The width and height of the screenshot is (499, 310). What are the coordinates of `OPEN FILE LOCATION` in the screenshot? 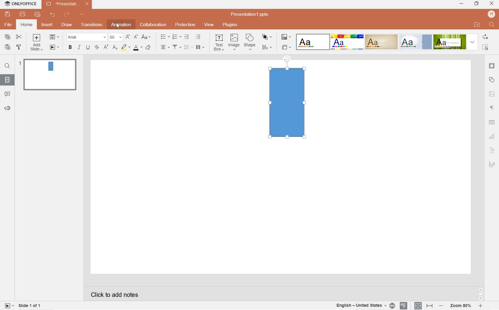 It's located at (477, 25).